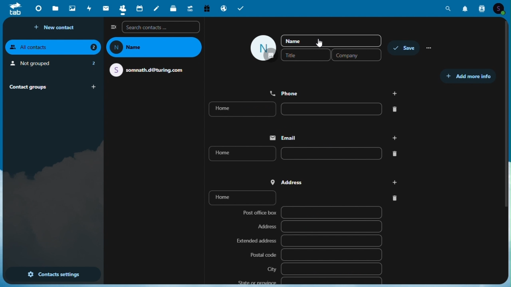 The height and width of the screenshot is (287, 511). What do you see at coordinates (315, 254) in the screenshot?
I see `Postal code` at bounding box center [315, 254].